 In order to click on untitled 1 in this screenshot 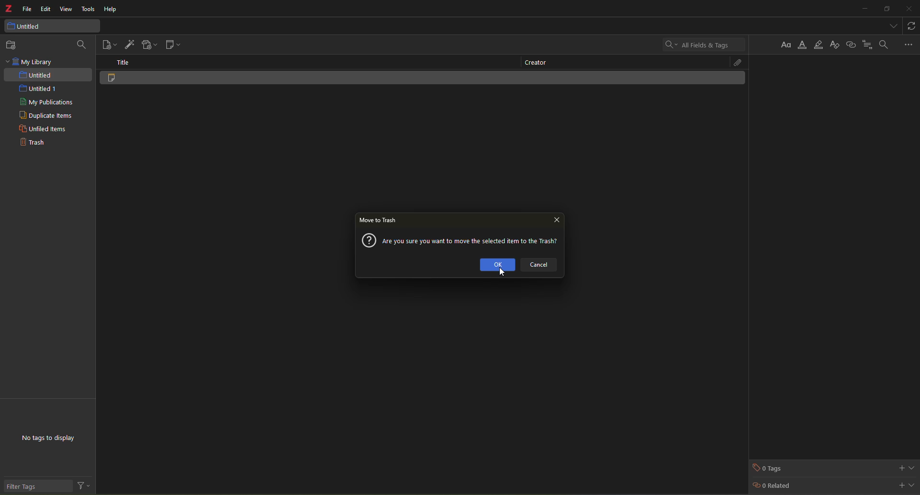, I will do `click(37, 89)`.